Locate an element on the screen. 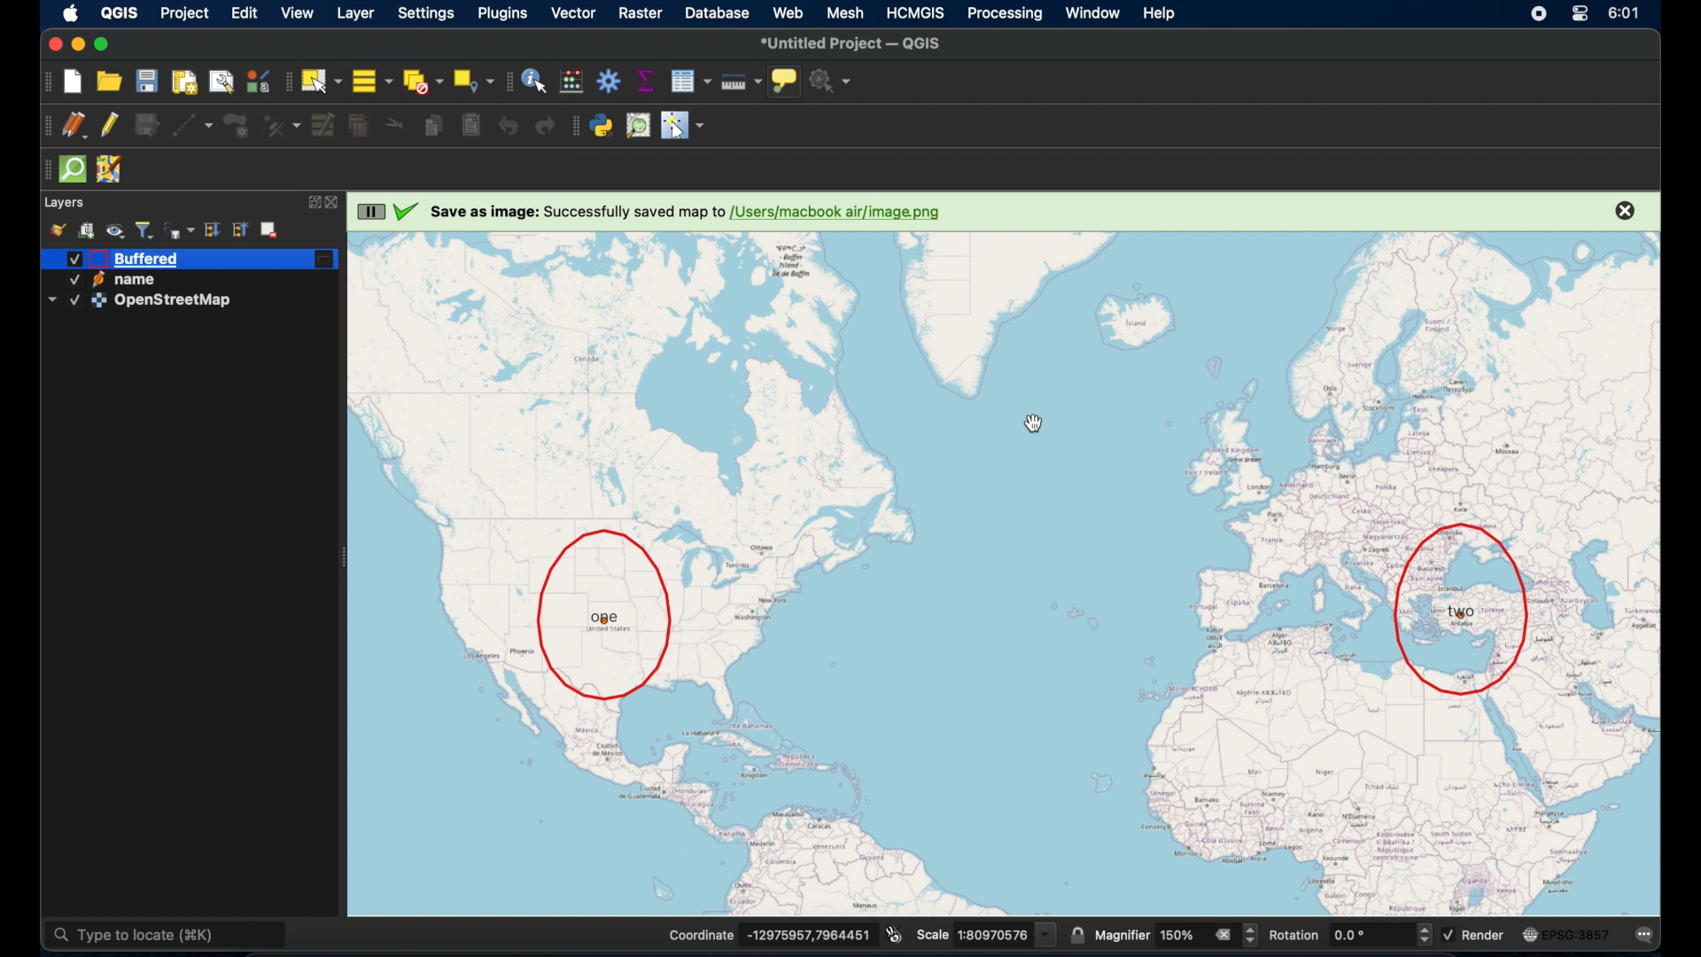  select all features is located at coordinates (370, 80).